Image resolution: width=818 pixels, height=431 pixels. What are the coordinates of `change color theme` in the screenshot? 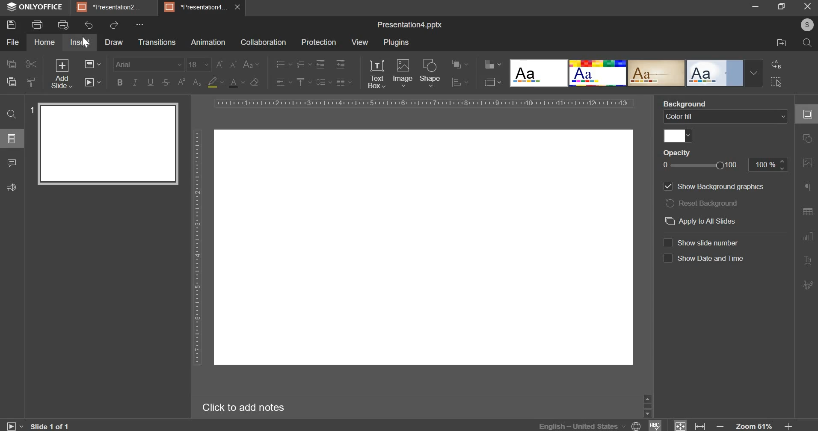 It's located at (492, 64).